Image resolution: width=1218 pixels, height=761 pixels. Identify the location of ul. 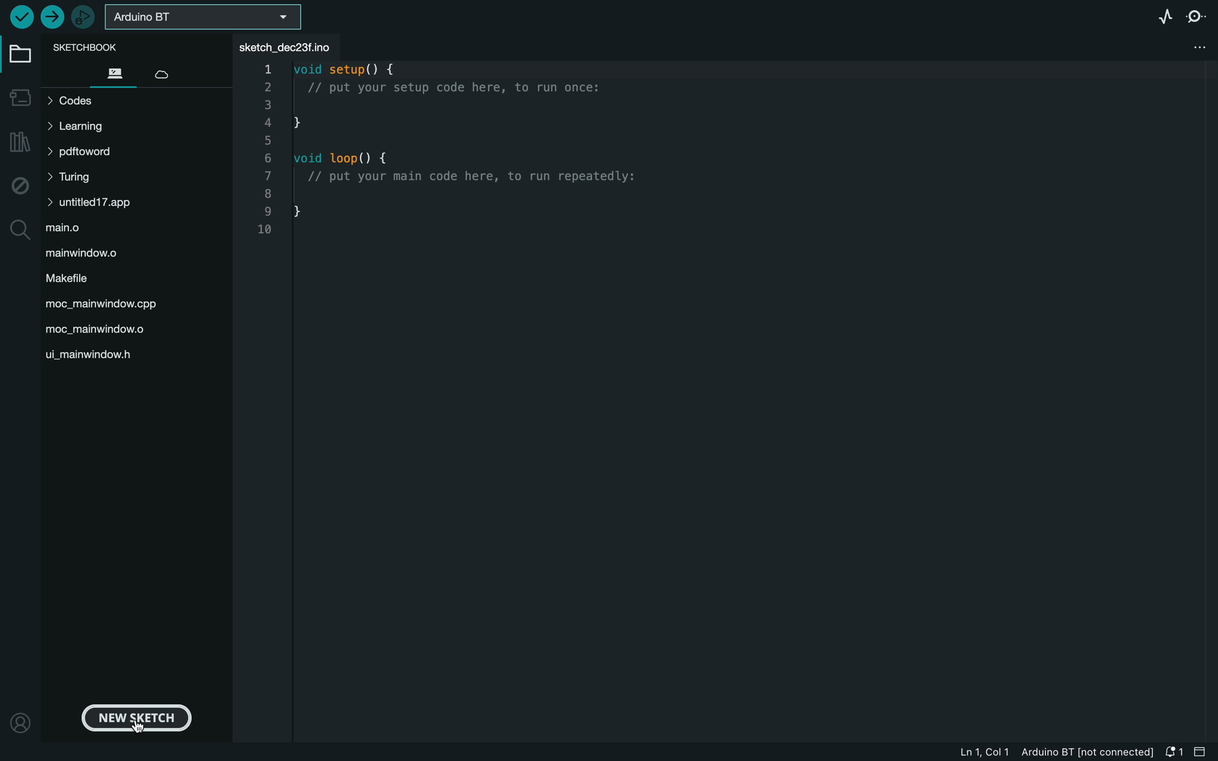
(95, 354).